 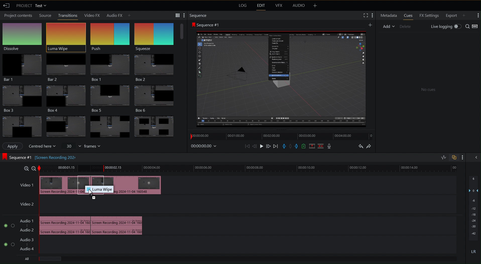 I want to click on Edit, so click(x=260, y=6).